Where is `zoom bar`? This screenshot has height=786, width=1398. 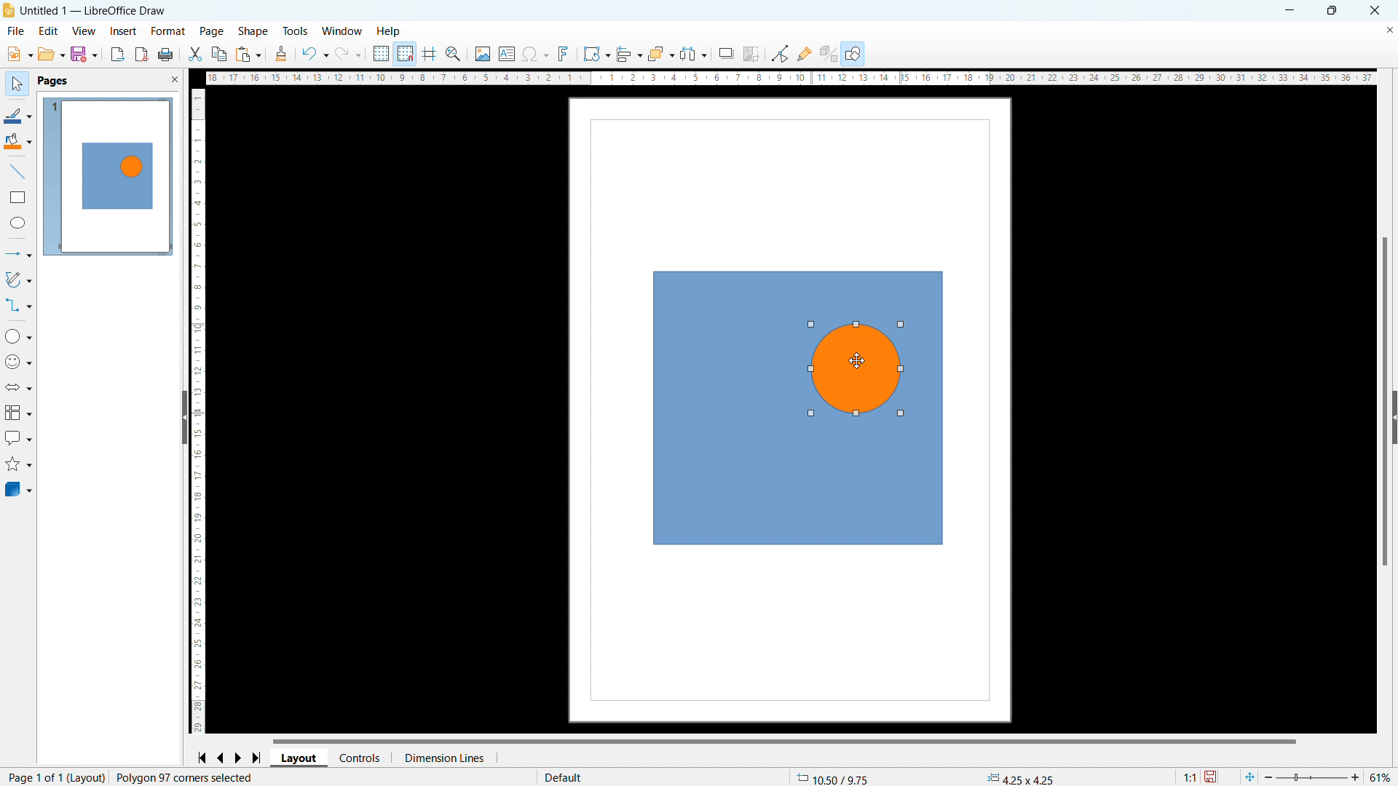 zoom bar is located at coordinates (1313, 776).